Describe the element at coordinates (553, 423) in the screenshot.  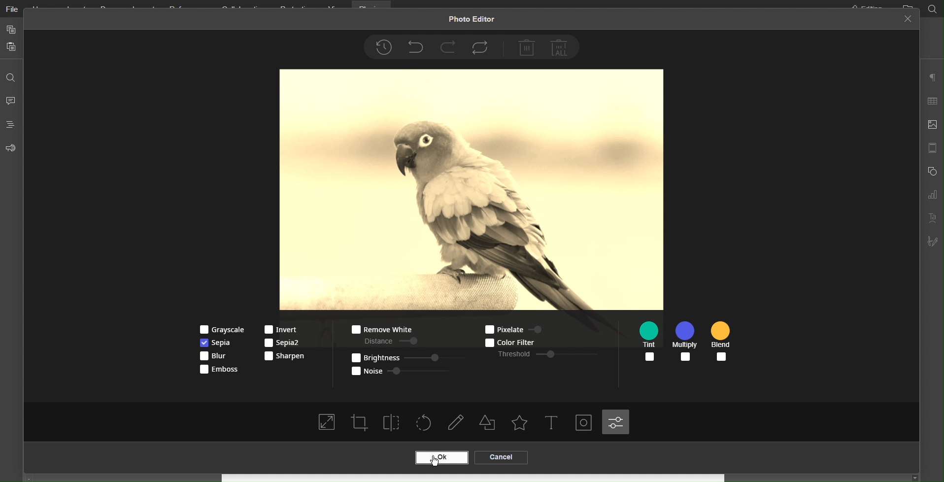
I see `Text` at that location.